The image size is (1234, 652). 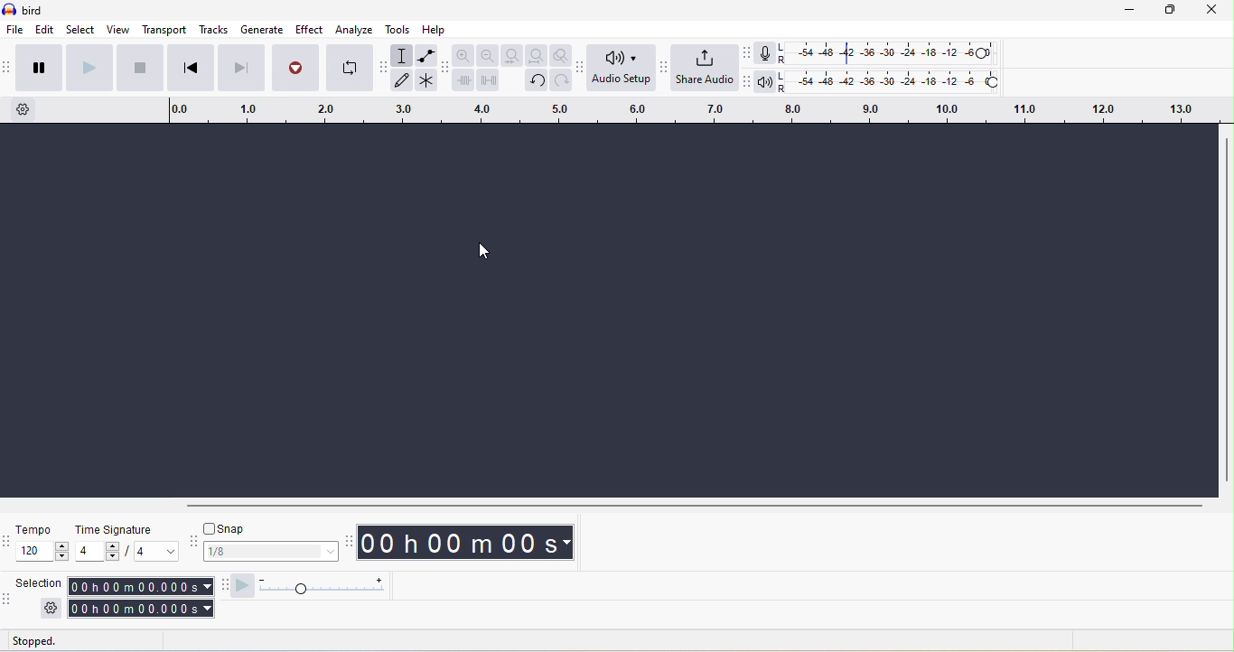 I want to click on selection, so click(x=42, y=584).